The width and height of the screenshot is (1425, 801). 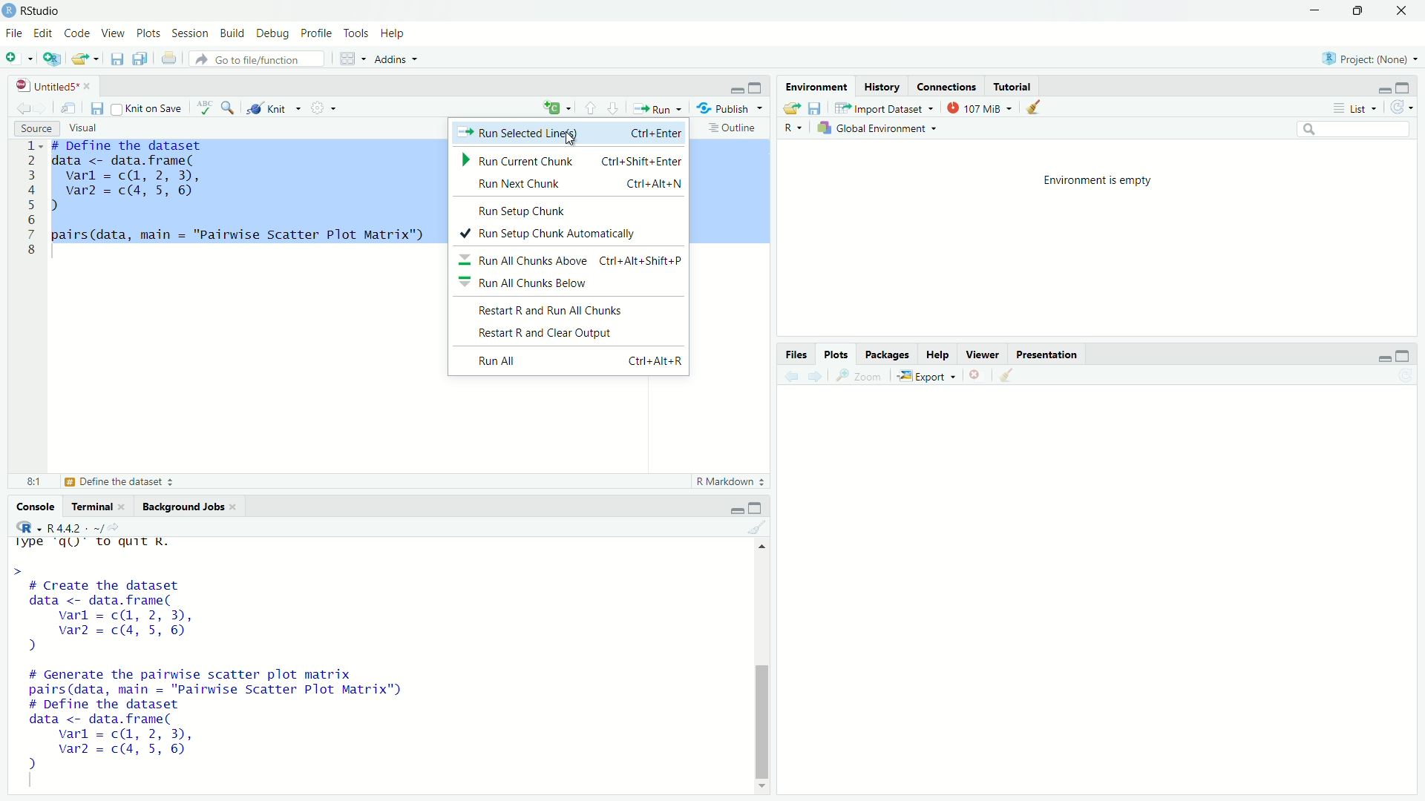 I want to click on Environment, so click(x=814, y=85).